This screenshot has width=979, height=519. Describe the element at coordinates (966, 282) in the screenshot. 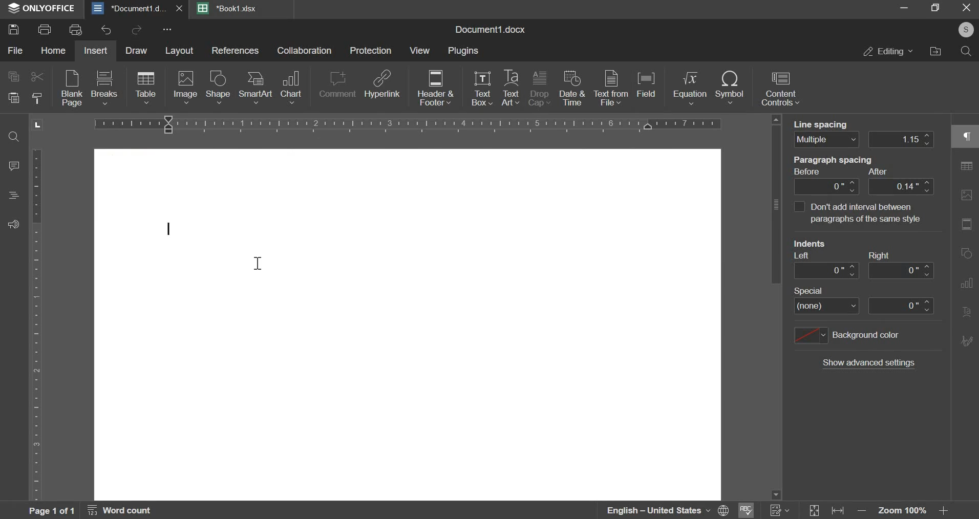

I see `Comment Tool` at that location.